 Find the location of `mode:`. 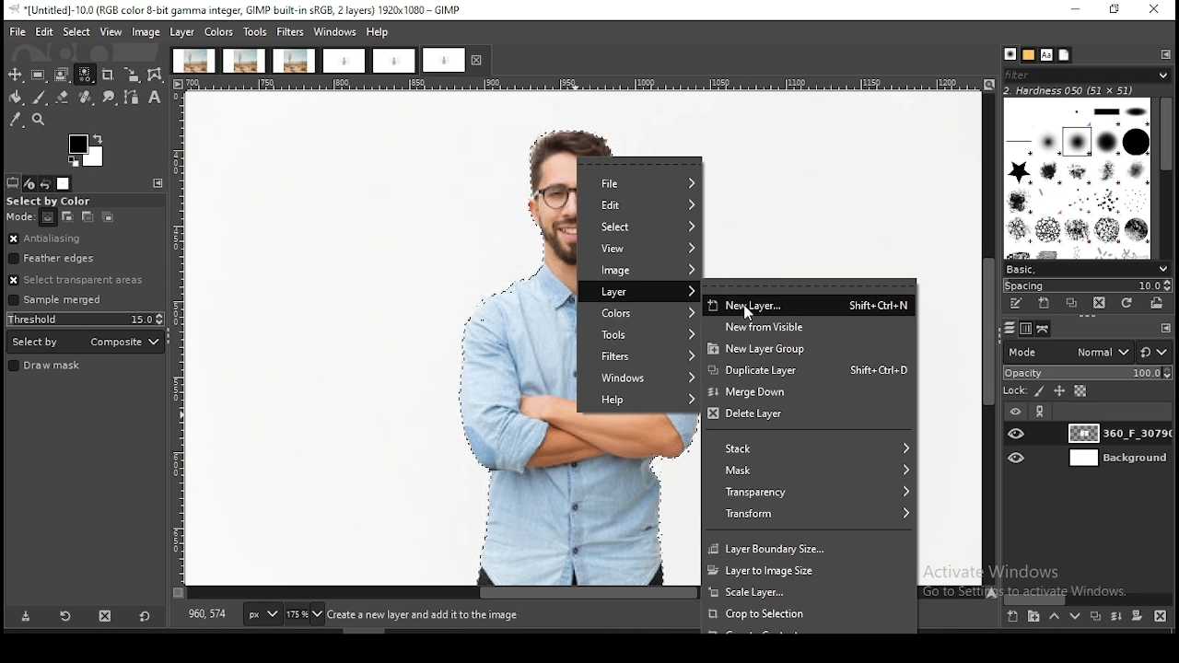

mode: is located at coordinates (21, 217).